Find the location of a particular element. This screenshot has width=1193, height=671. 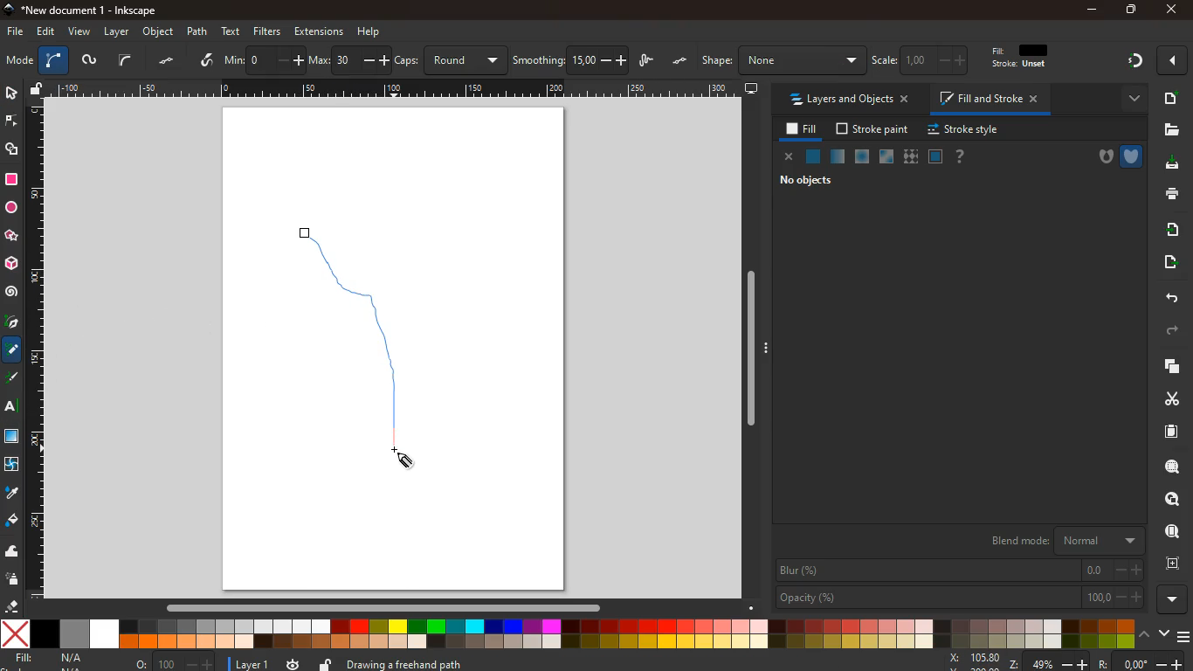

screen is located at coordinates (752, 87).